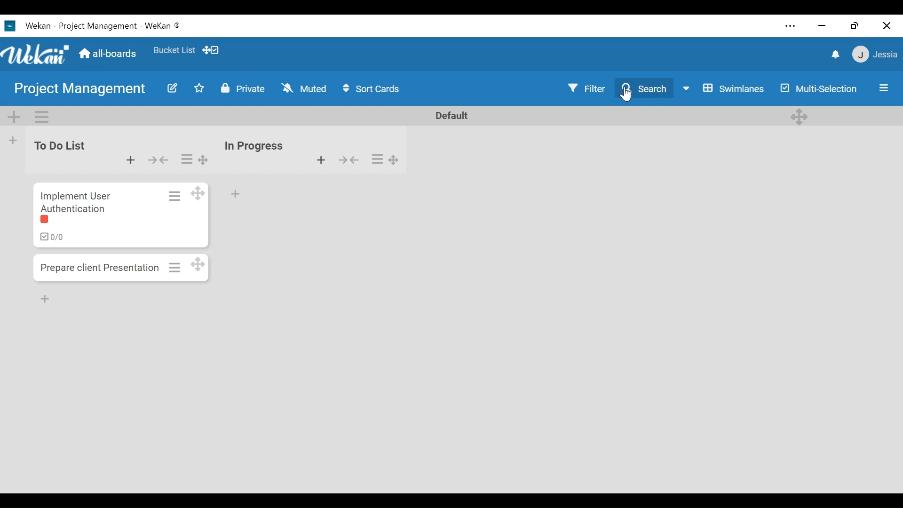  Describe the element at coordinates (322, 162) in the screenshot. I see `Add card to top of the list` at that location.